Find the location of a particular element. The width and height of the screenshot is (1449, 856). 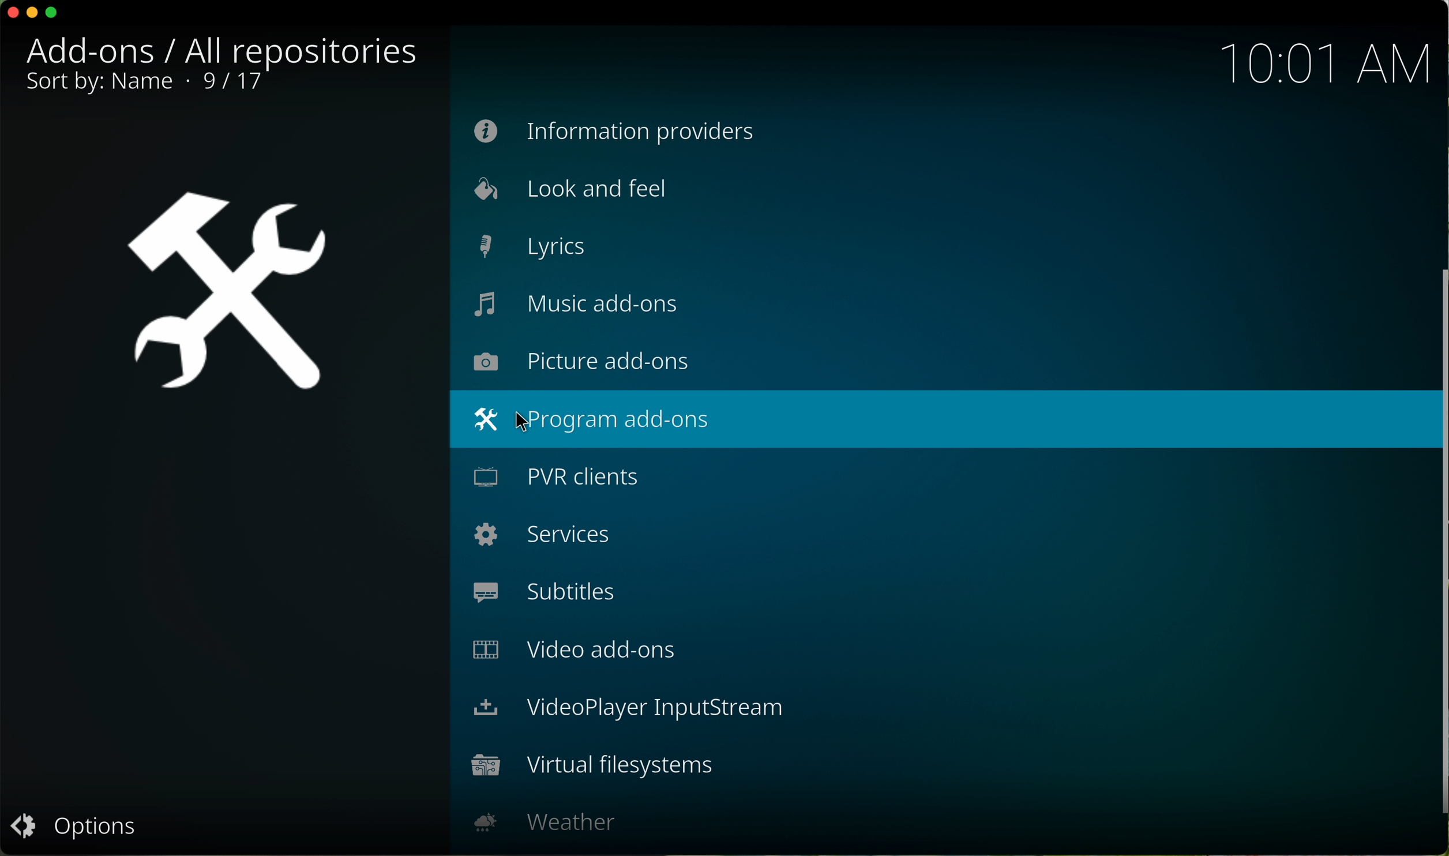

weather is located at coordinates (542, 819).